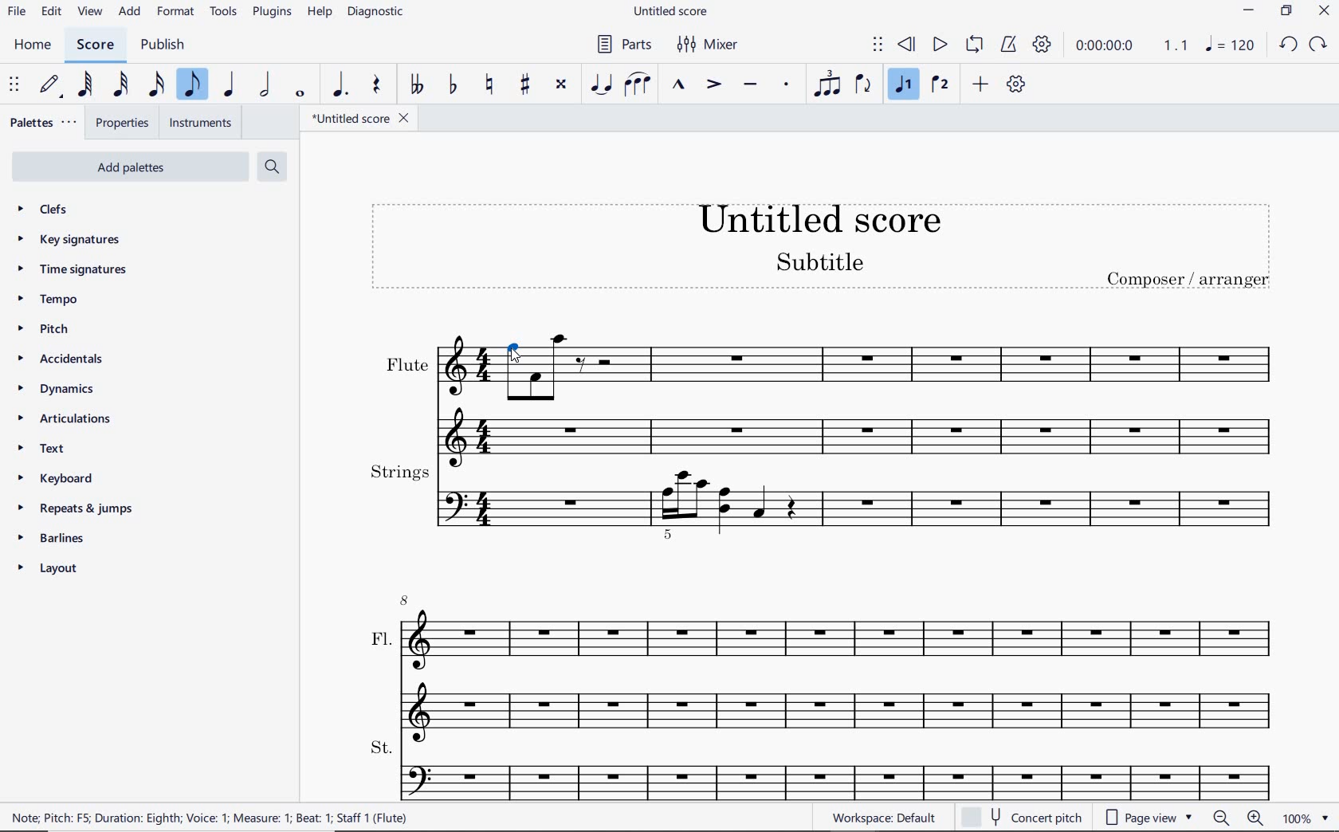 This screenshot has height=832, width=1339. Describe the element at coordinates (1326, 13) in the screenshot. I see `close` at that location.